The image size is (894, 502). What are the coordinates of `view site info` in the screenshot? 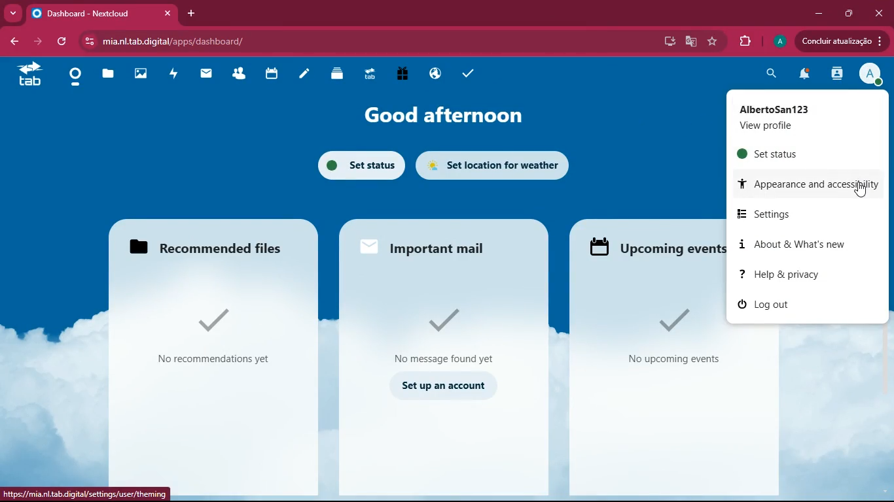 It's located at (89, 41).